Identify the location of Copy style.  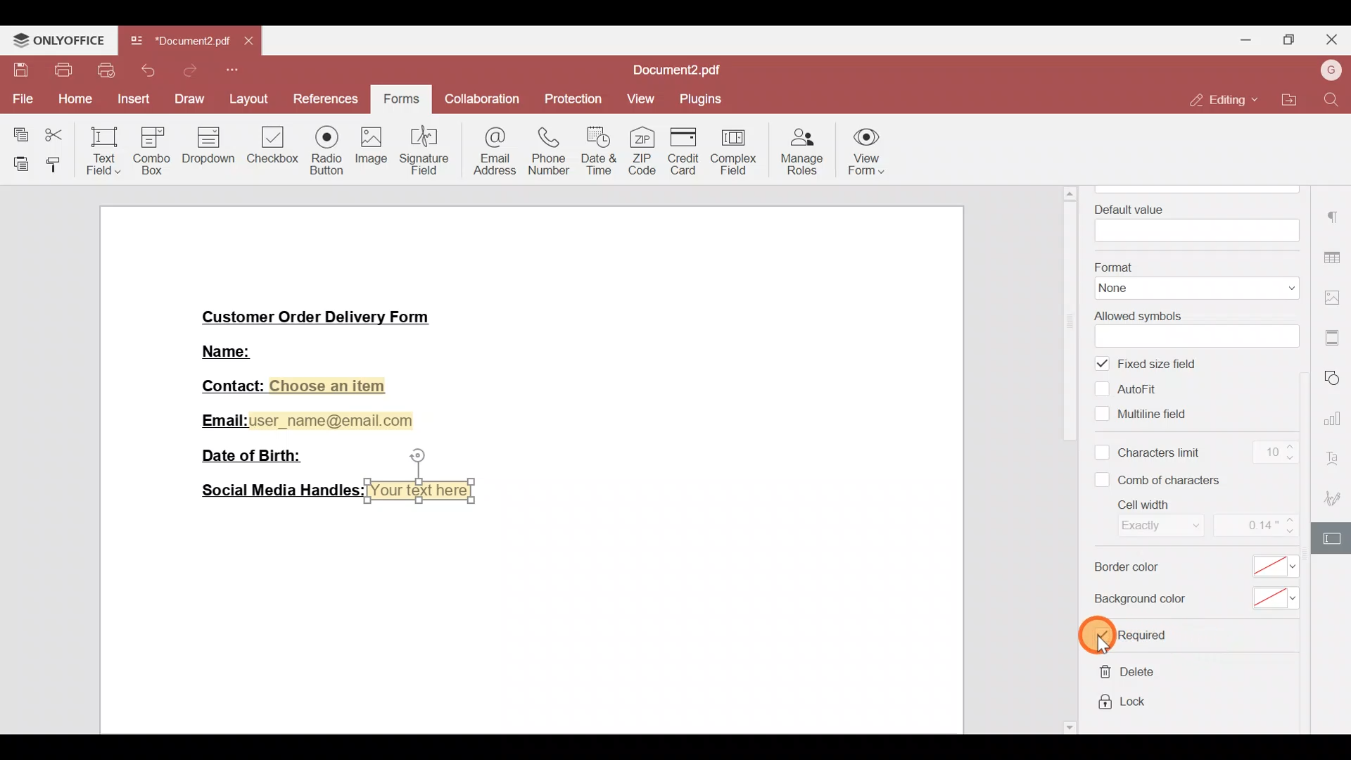
(54, 165).